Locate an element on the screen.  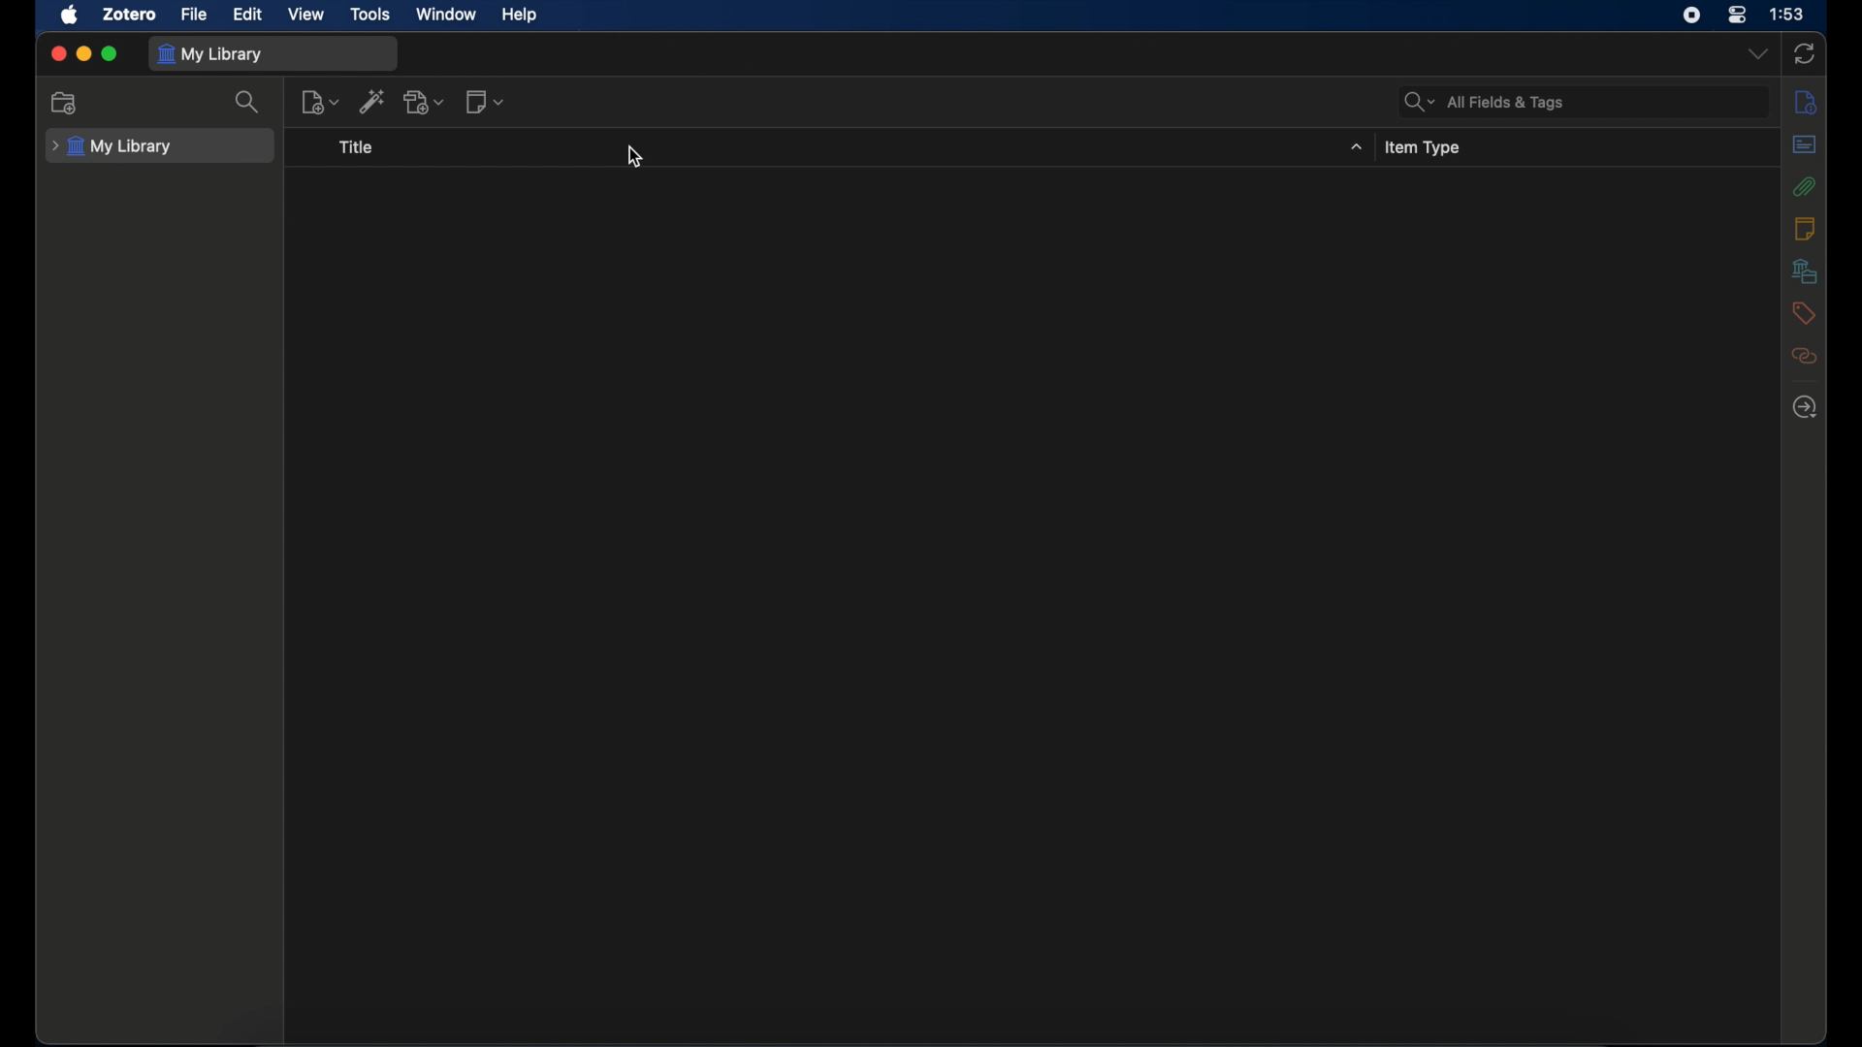
dropdown is located at coordinates (1758, 52).